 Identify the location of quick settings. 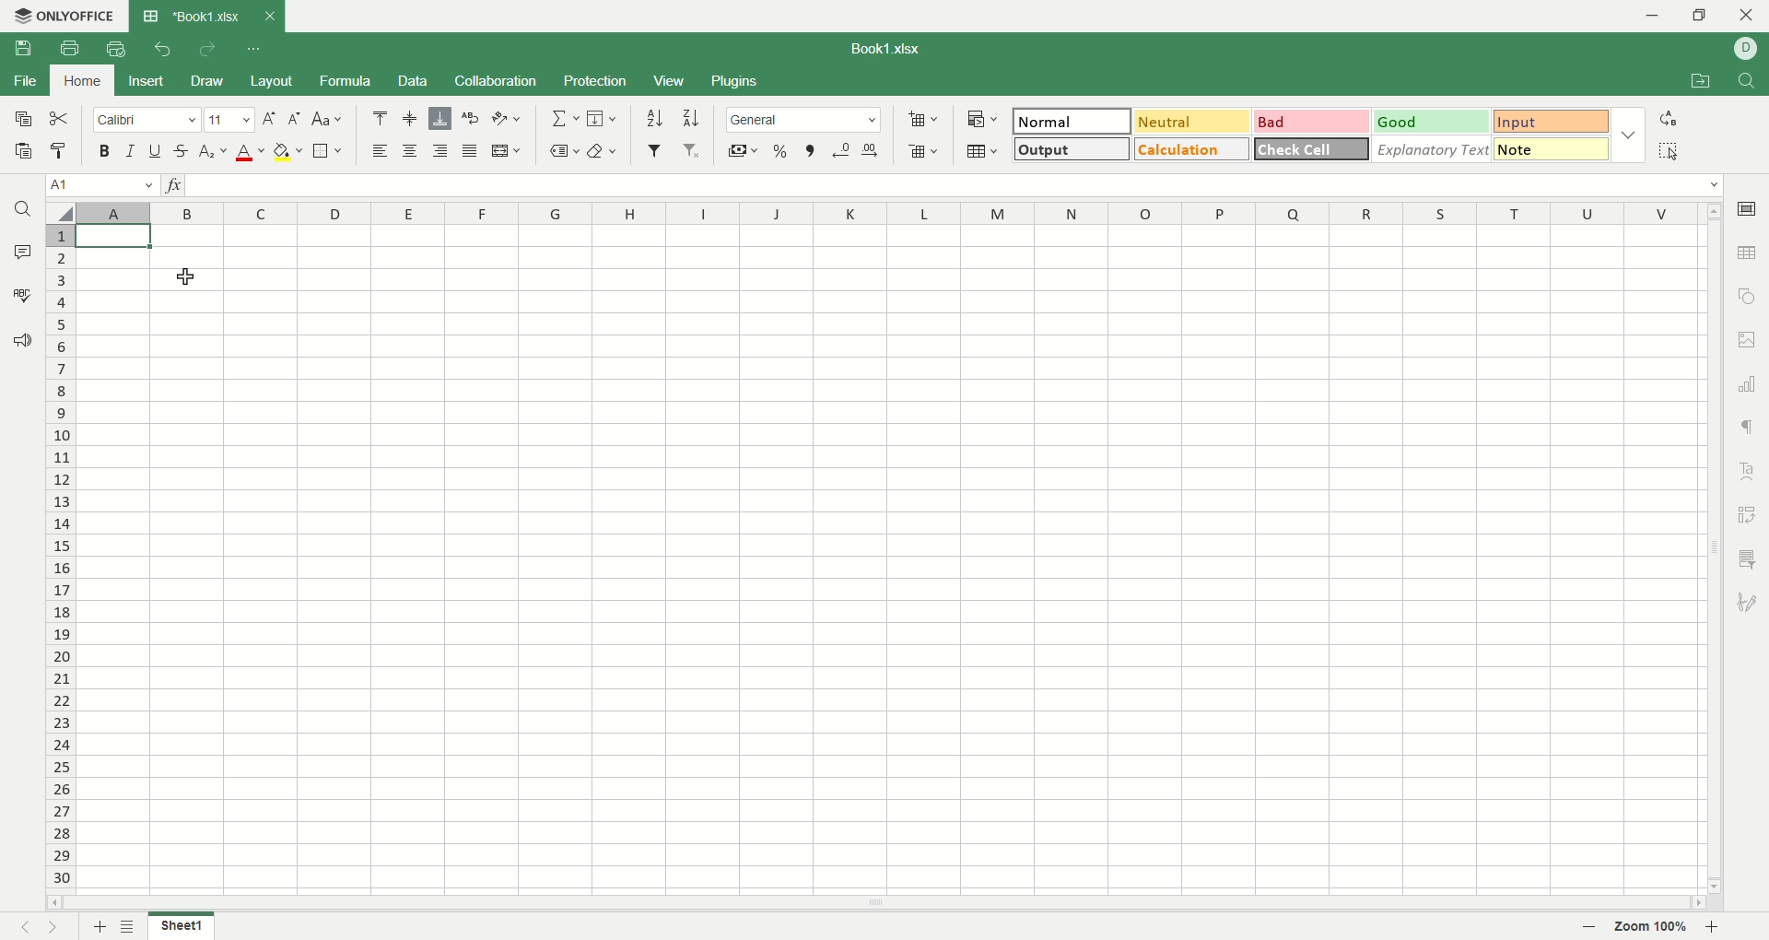
(252, 48).